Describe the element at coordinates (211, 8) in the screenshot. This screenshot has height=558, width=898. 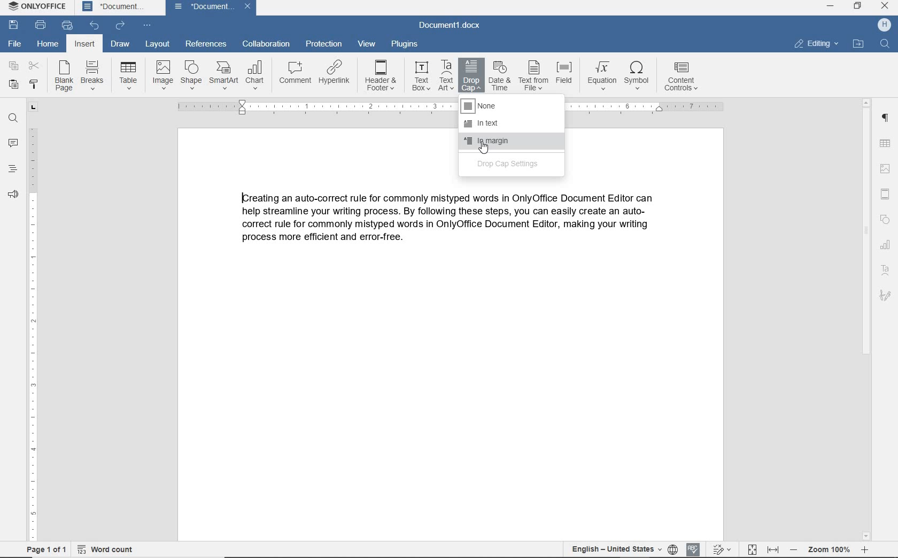
I see `document name` at that location.